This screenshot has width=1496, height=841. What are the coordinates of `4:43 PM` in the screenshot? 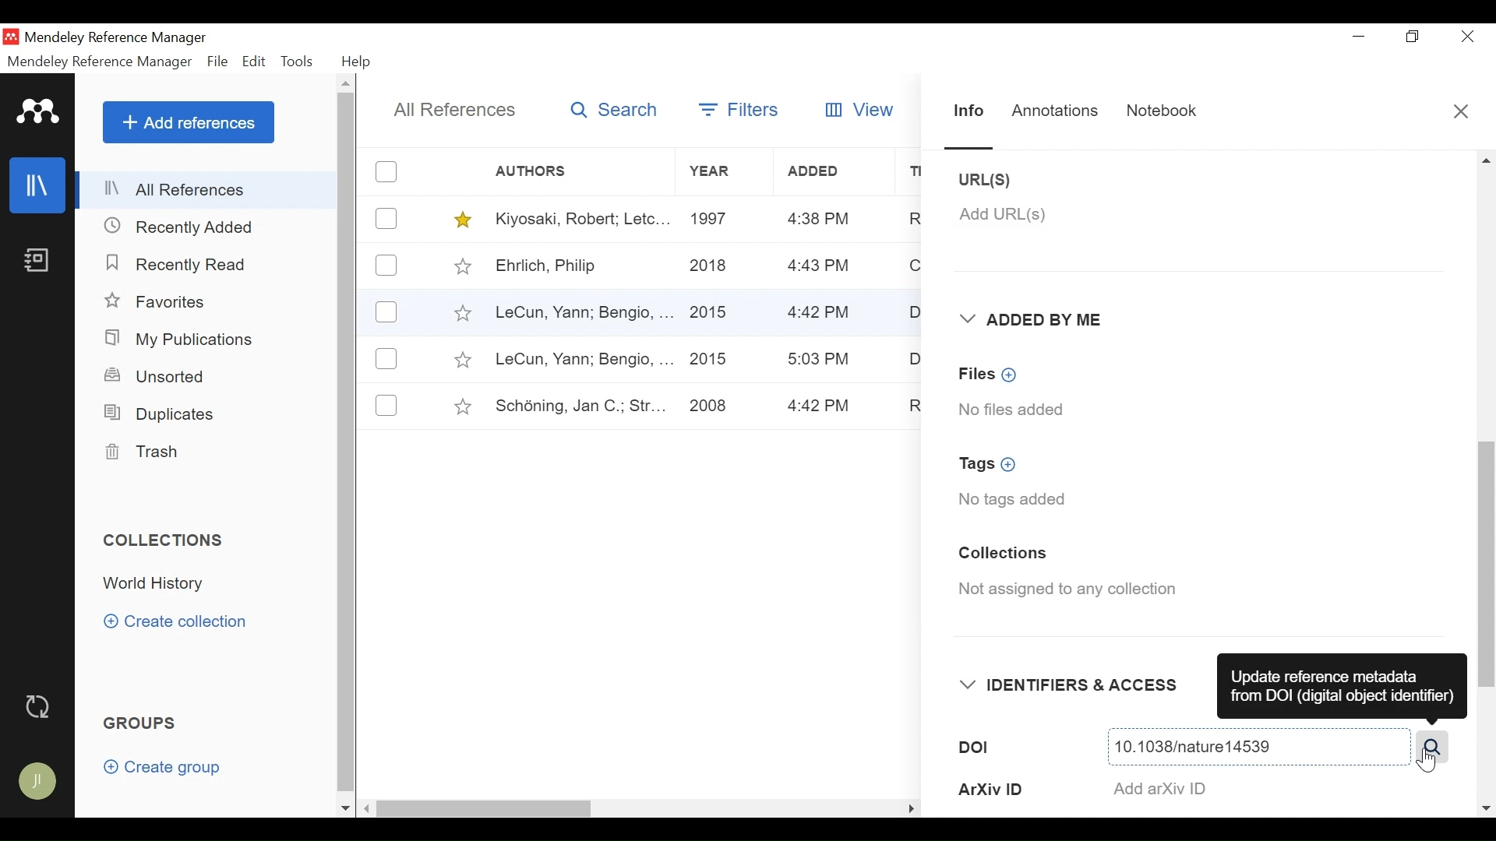 It's located at (820, 266).